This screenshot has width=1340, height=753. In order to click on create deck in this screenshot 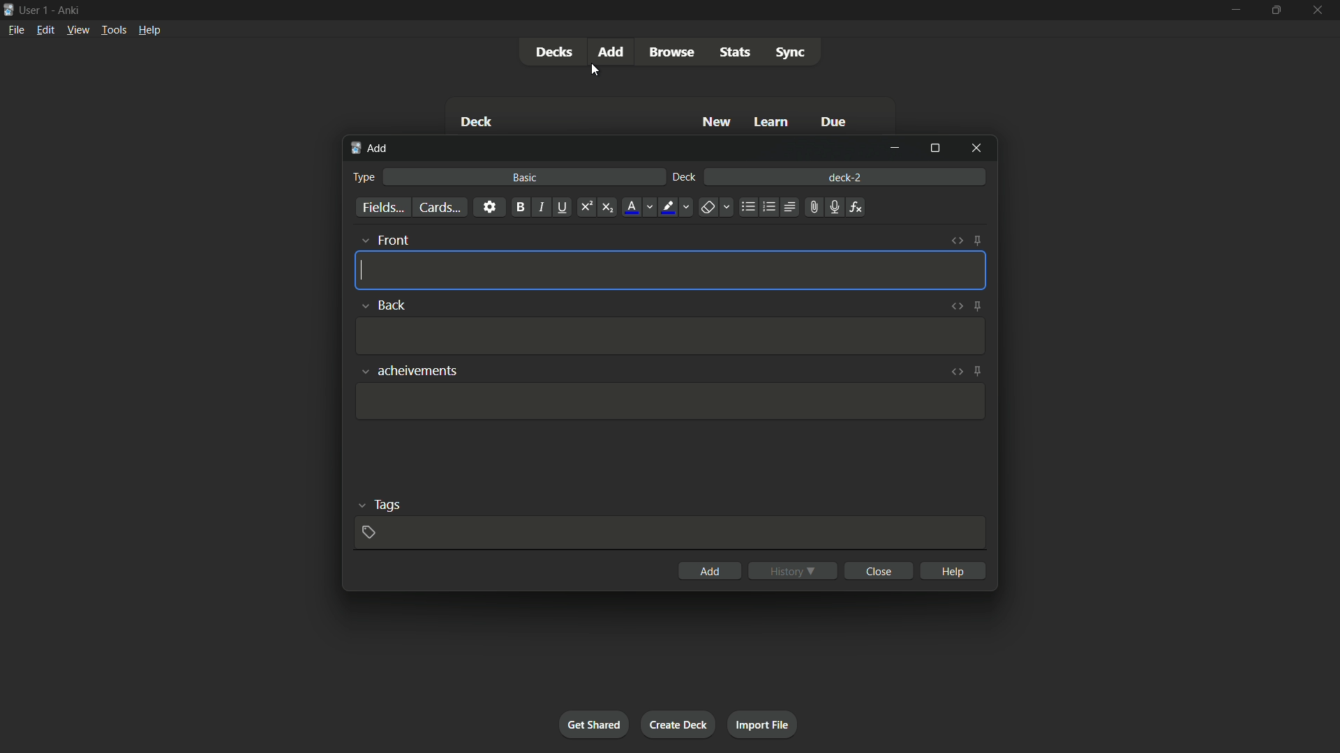, I will do `click(679, 724)`.